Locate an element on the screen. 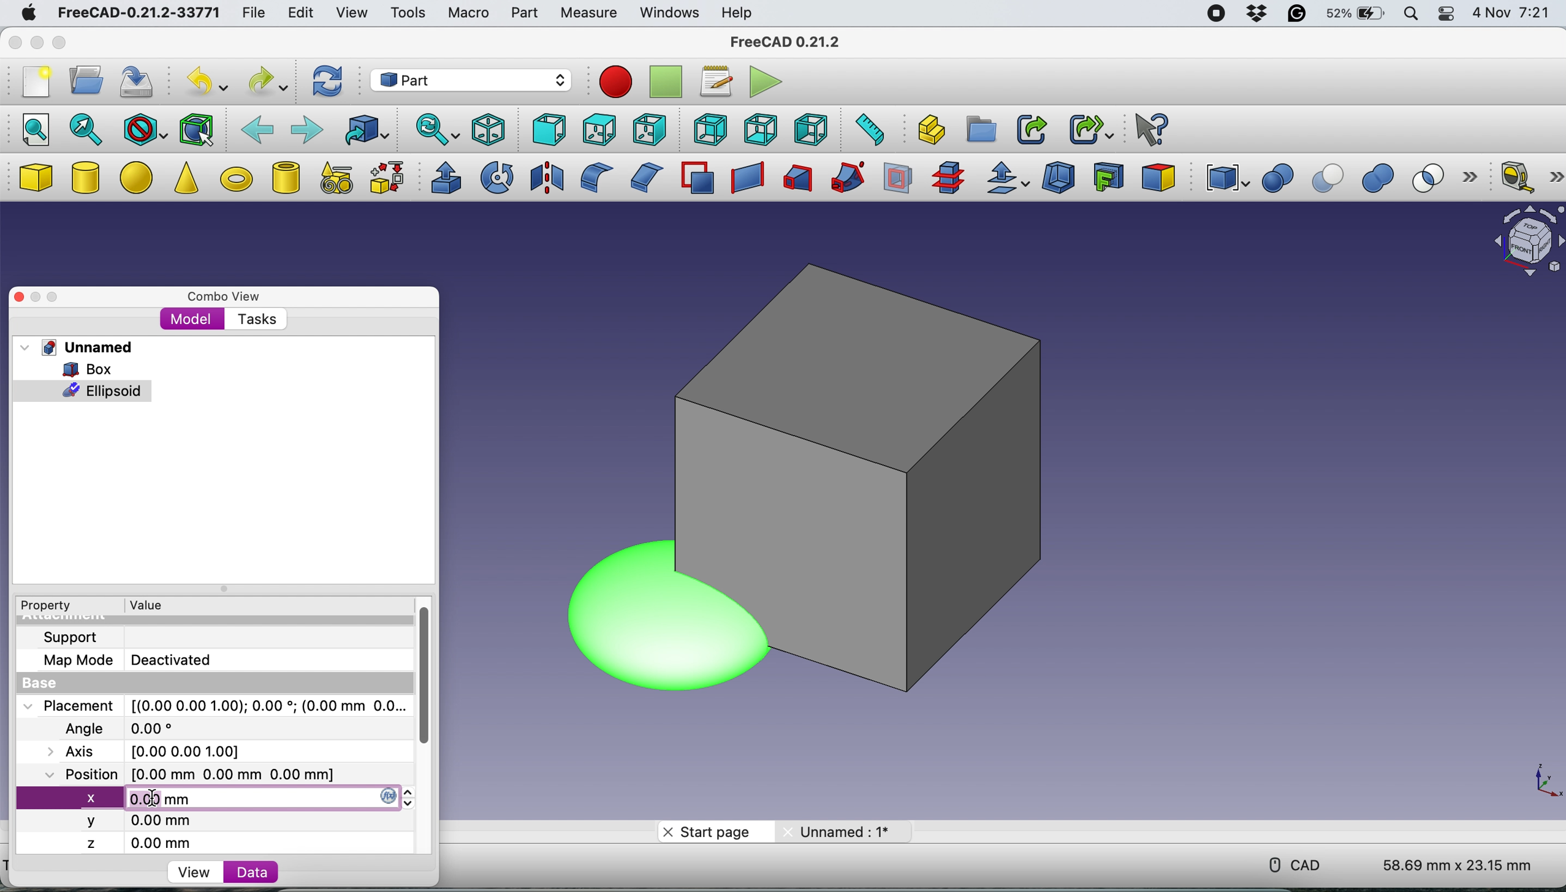 The image size is (1566, 892). record macros is located at coordinates (615, 82).